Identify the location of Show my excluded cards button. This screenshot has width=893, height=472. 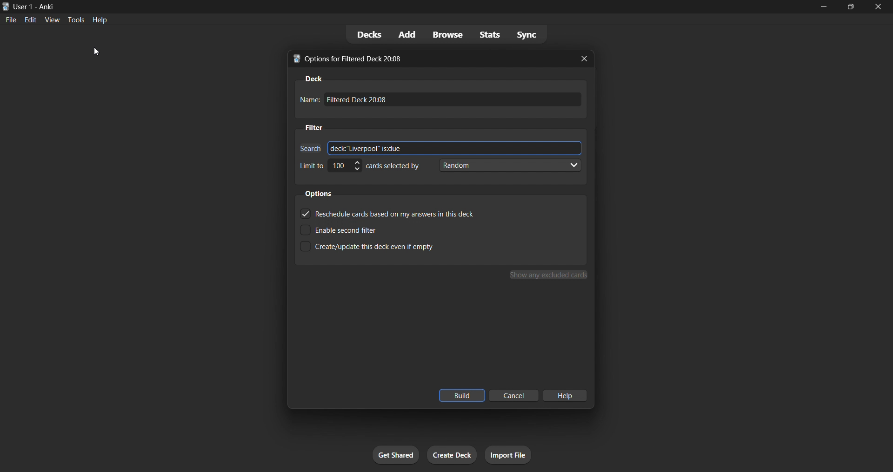
(550, 275).